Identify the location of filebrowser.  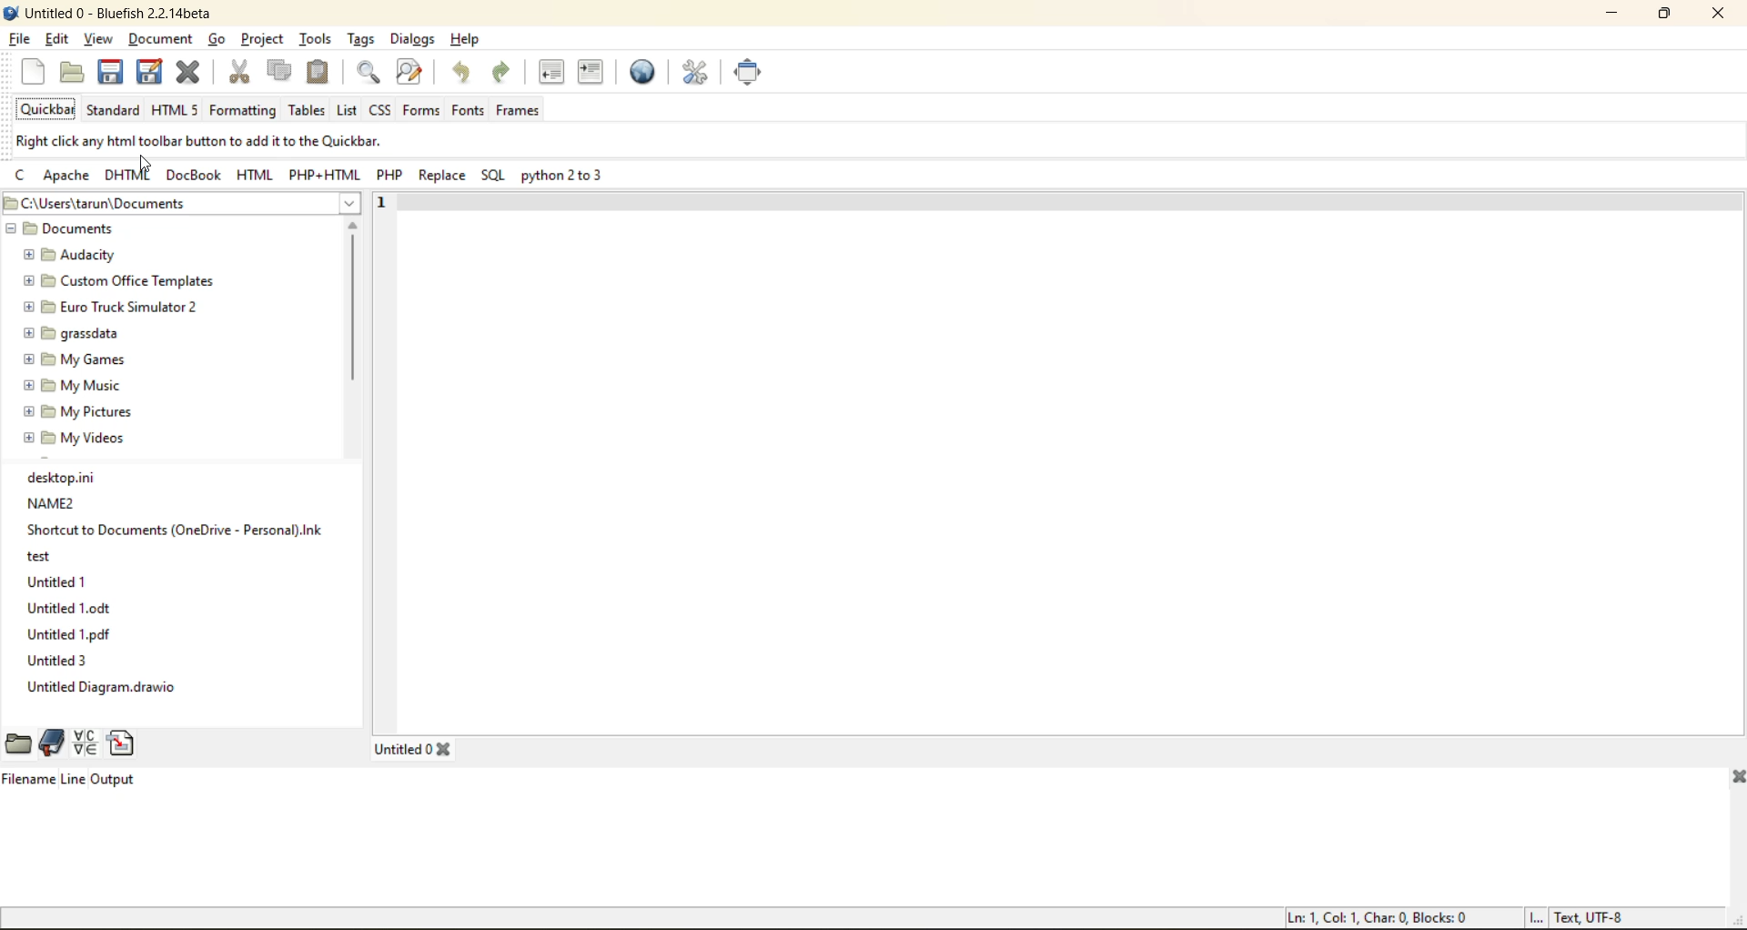
(16, 738).